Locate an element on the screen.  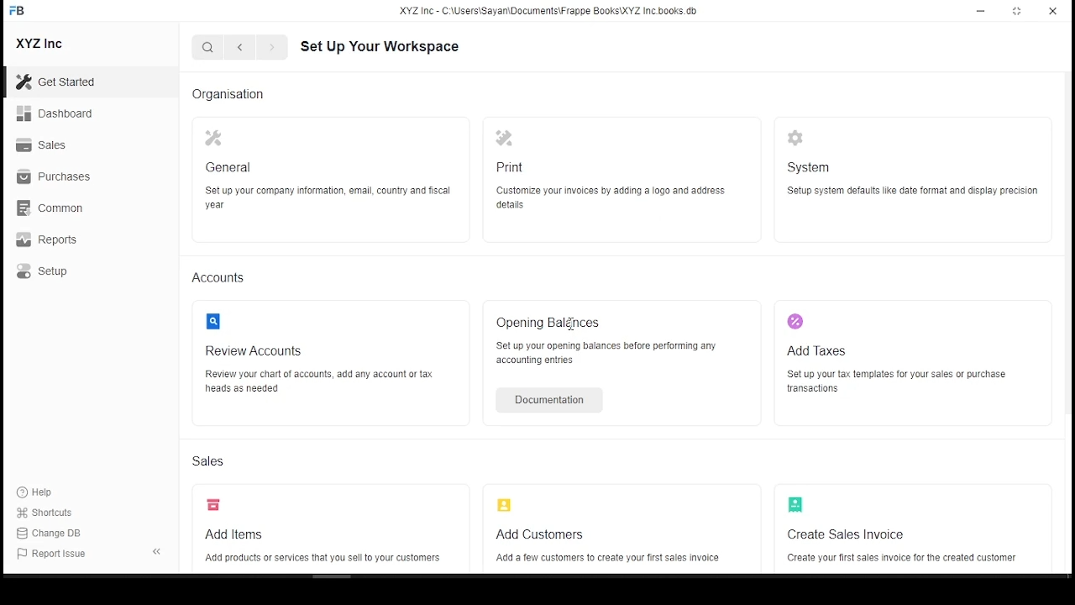
opening balance is located at coordinates (550, 322).